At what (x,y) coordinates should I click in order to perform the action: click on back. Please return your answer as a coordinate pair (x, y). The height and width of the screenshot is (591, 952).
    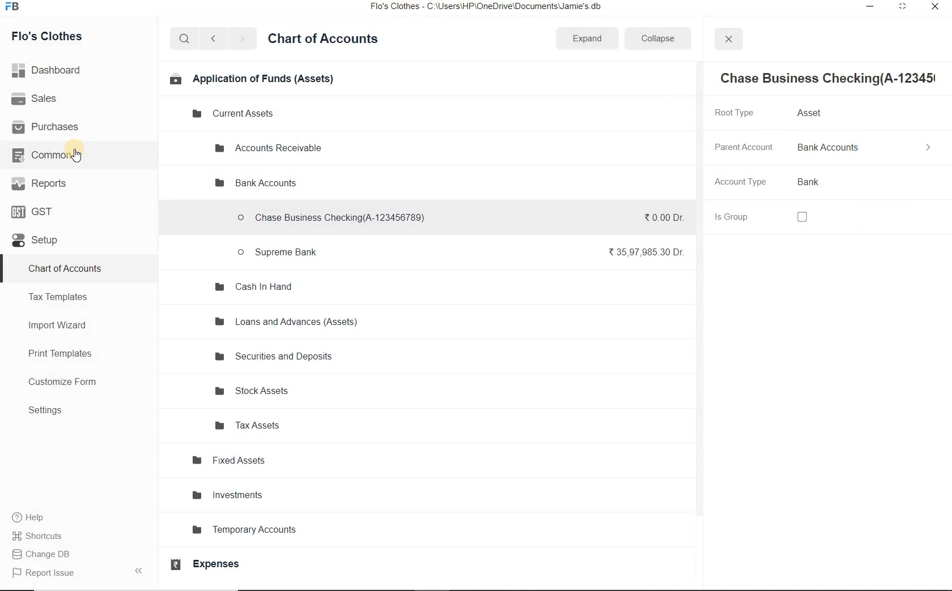
    Looking at the image, I should click on (213, 38).